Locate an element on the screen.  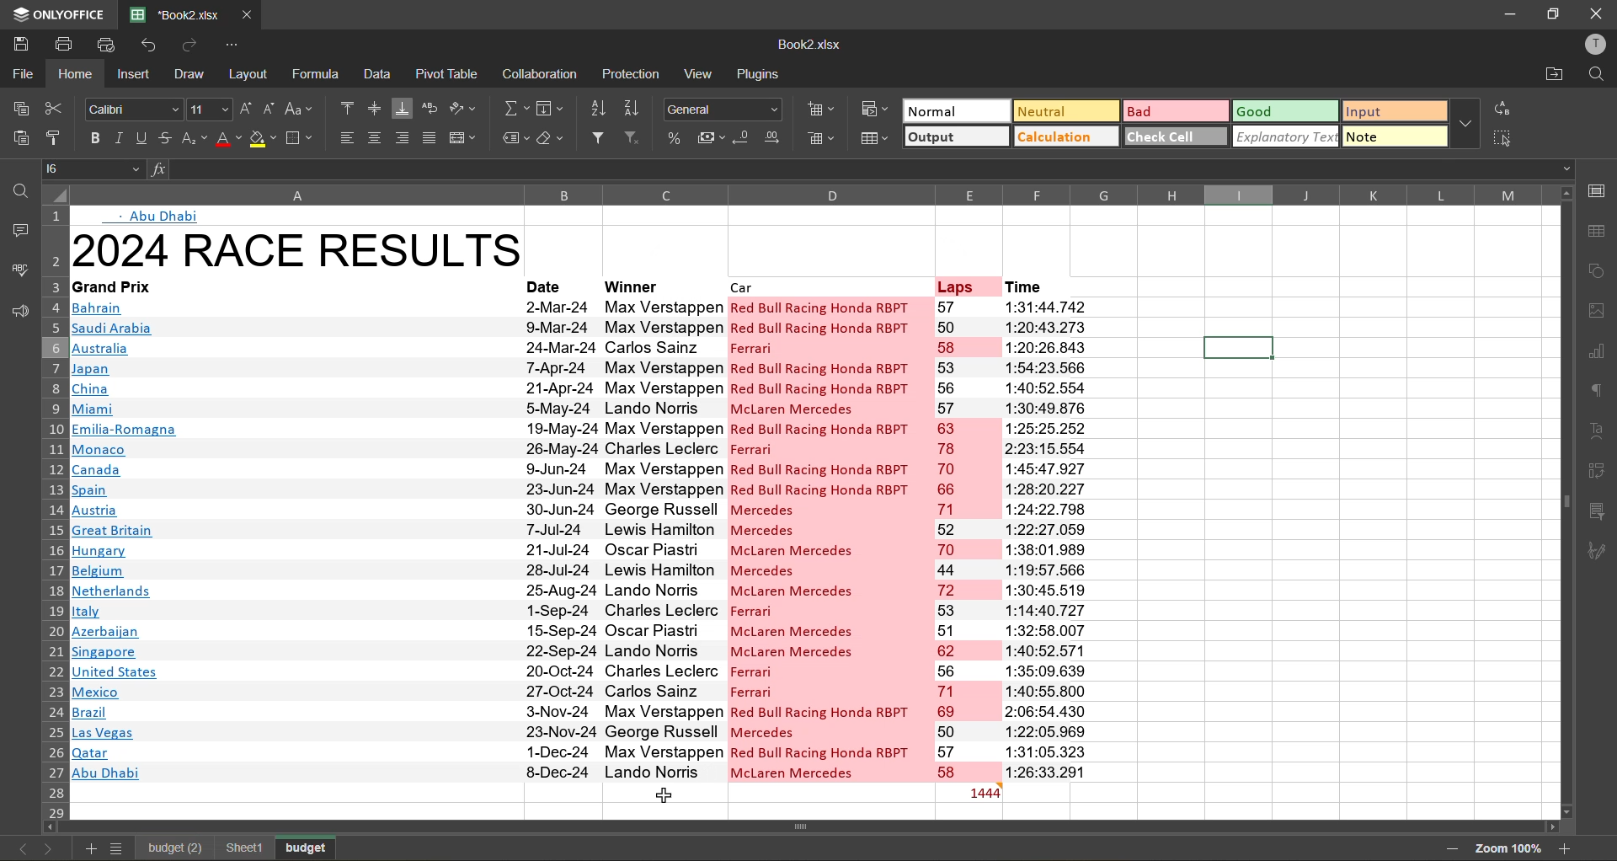
filter is located at coordinates (602, 140).